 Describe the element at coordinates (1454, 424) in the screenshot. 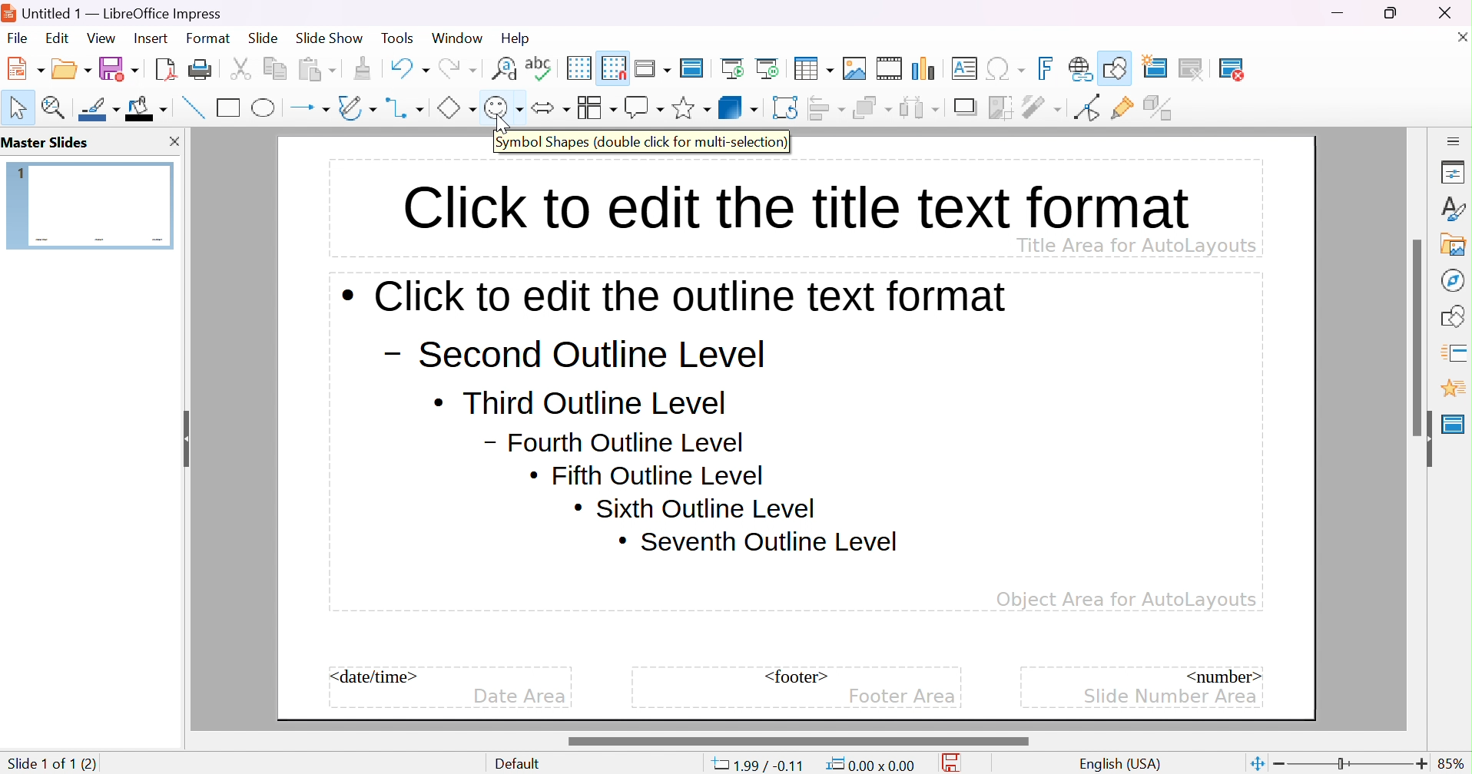

I see `master slide` at that location.